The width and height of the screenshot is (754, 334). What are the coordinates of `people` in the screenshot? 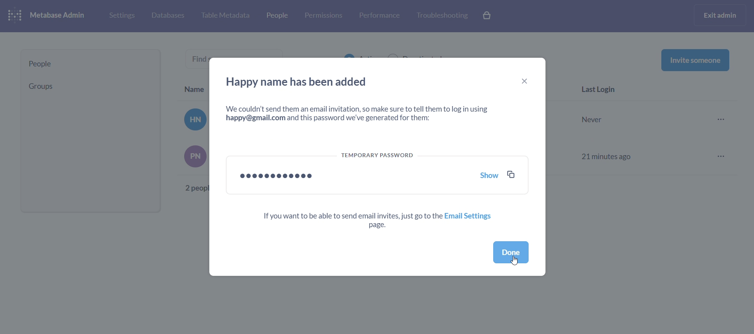 It's located at (276, 17).